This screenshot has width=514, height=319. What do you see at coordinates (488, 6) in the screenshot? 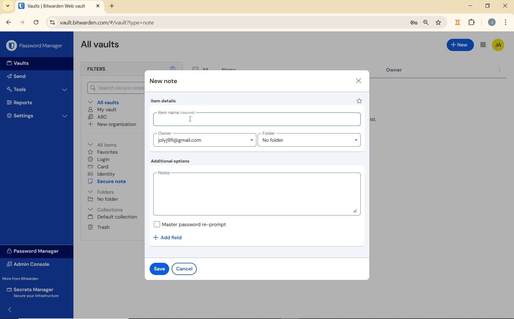
I see `restore` at bounding box center [488, 6].